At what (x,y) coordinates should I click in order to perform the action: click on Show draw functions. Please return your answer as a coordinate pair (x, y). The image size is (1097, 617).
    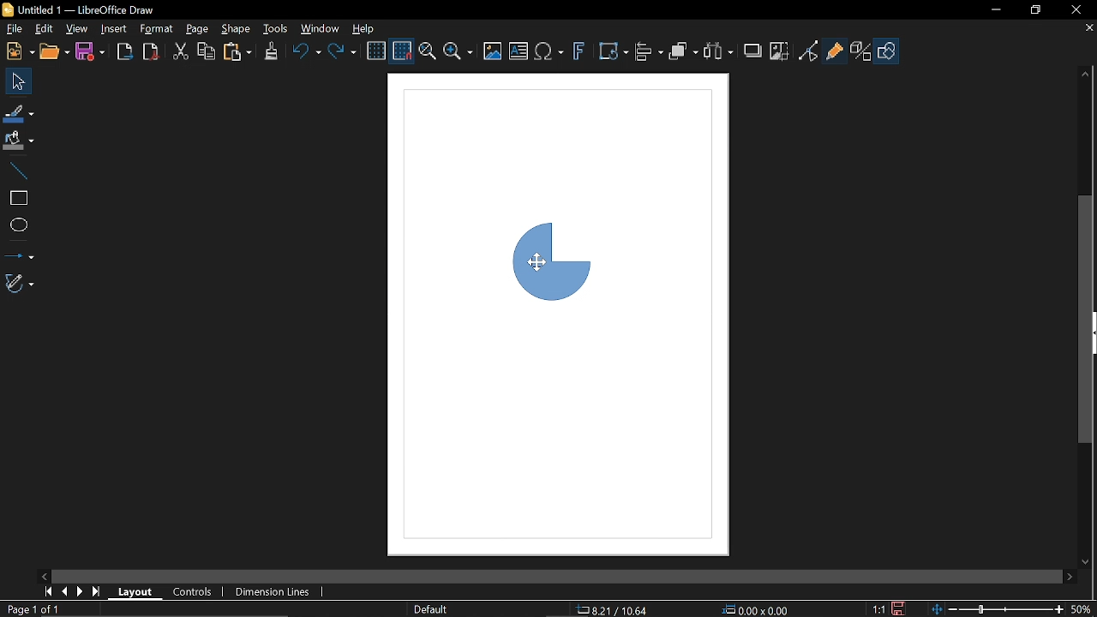
    Looking at the image, I should click on (886, 51).